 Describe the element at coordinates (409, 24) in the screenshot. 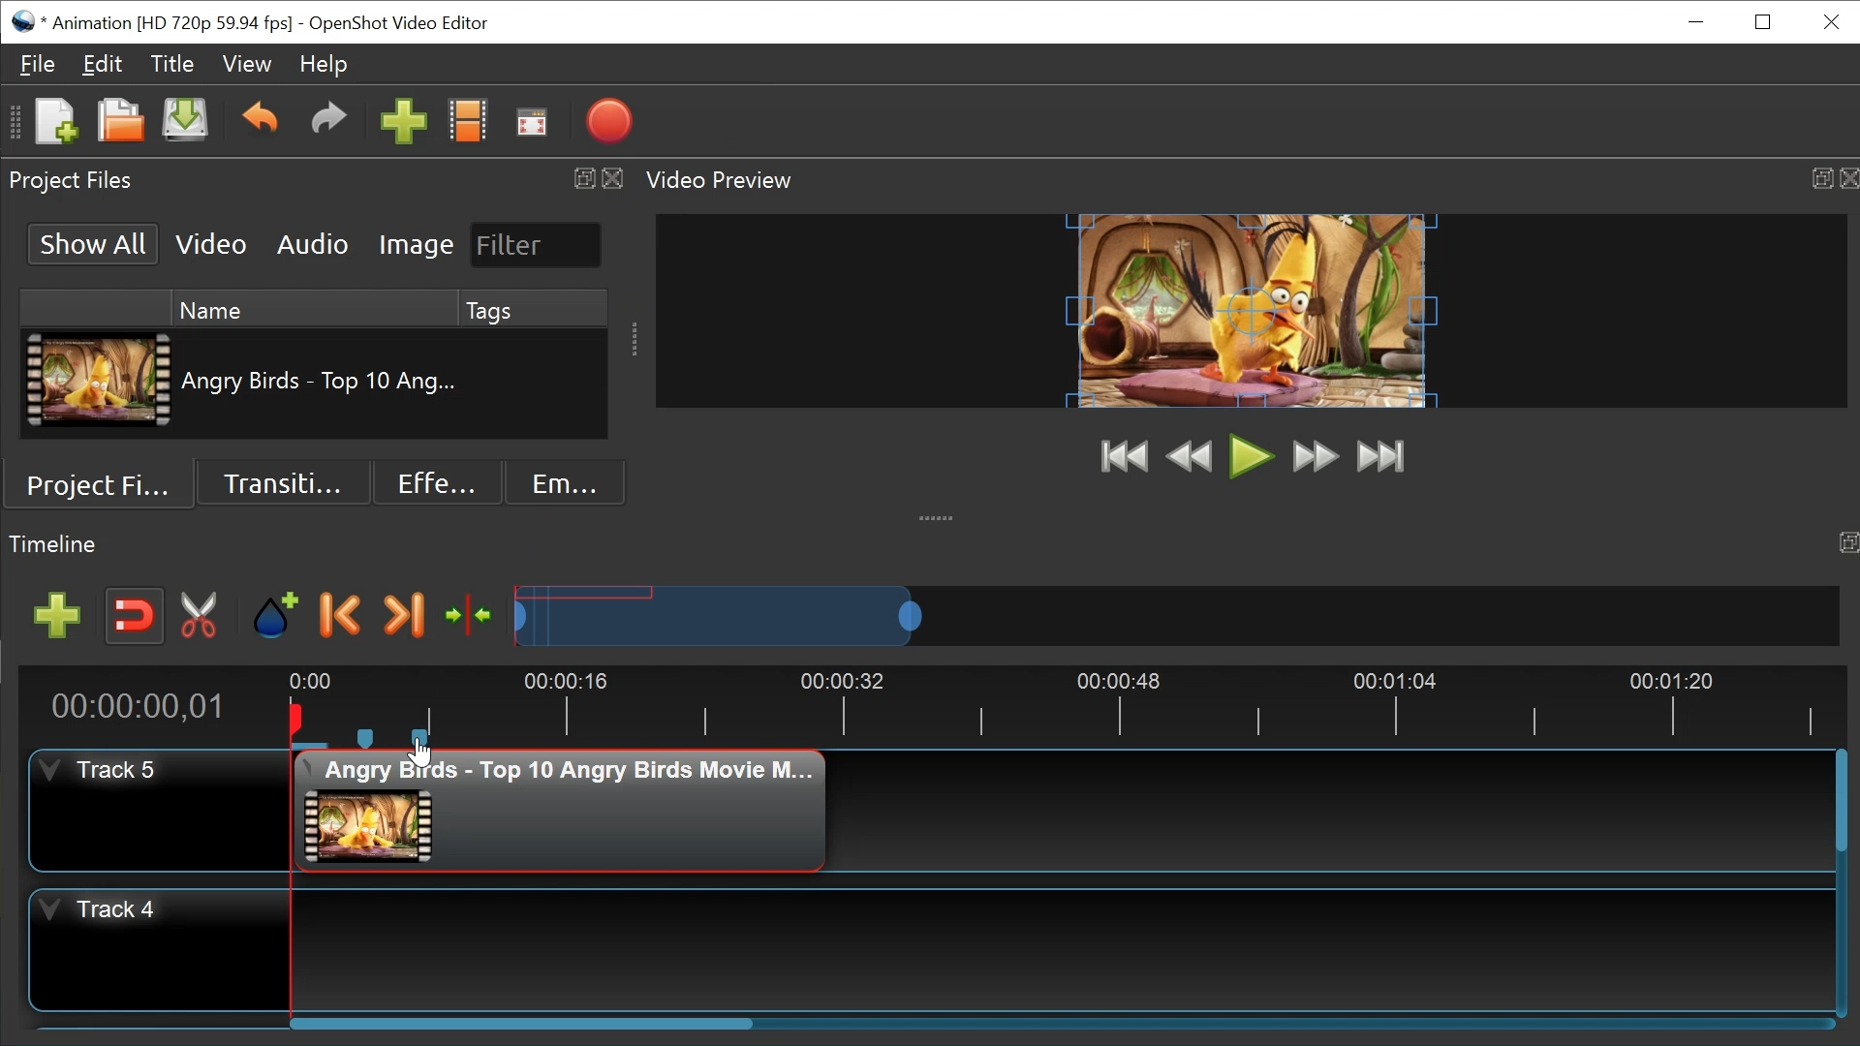

I see `OpenShot Video Editor` at that location.